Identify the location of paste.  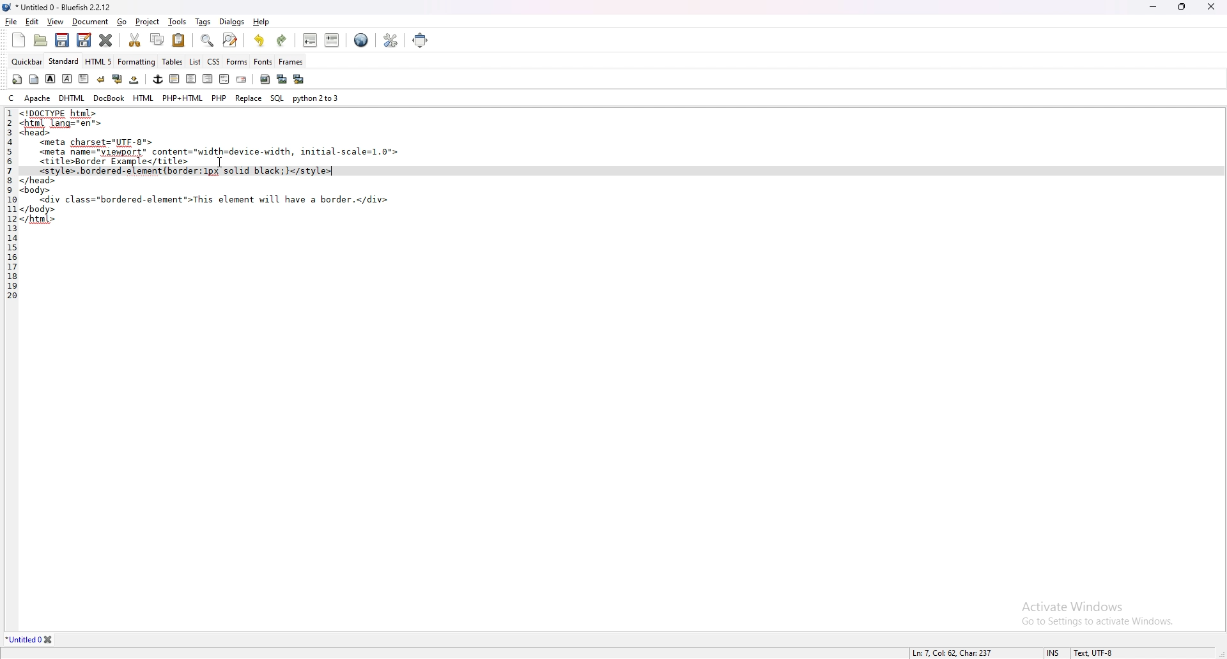
(179, 40).